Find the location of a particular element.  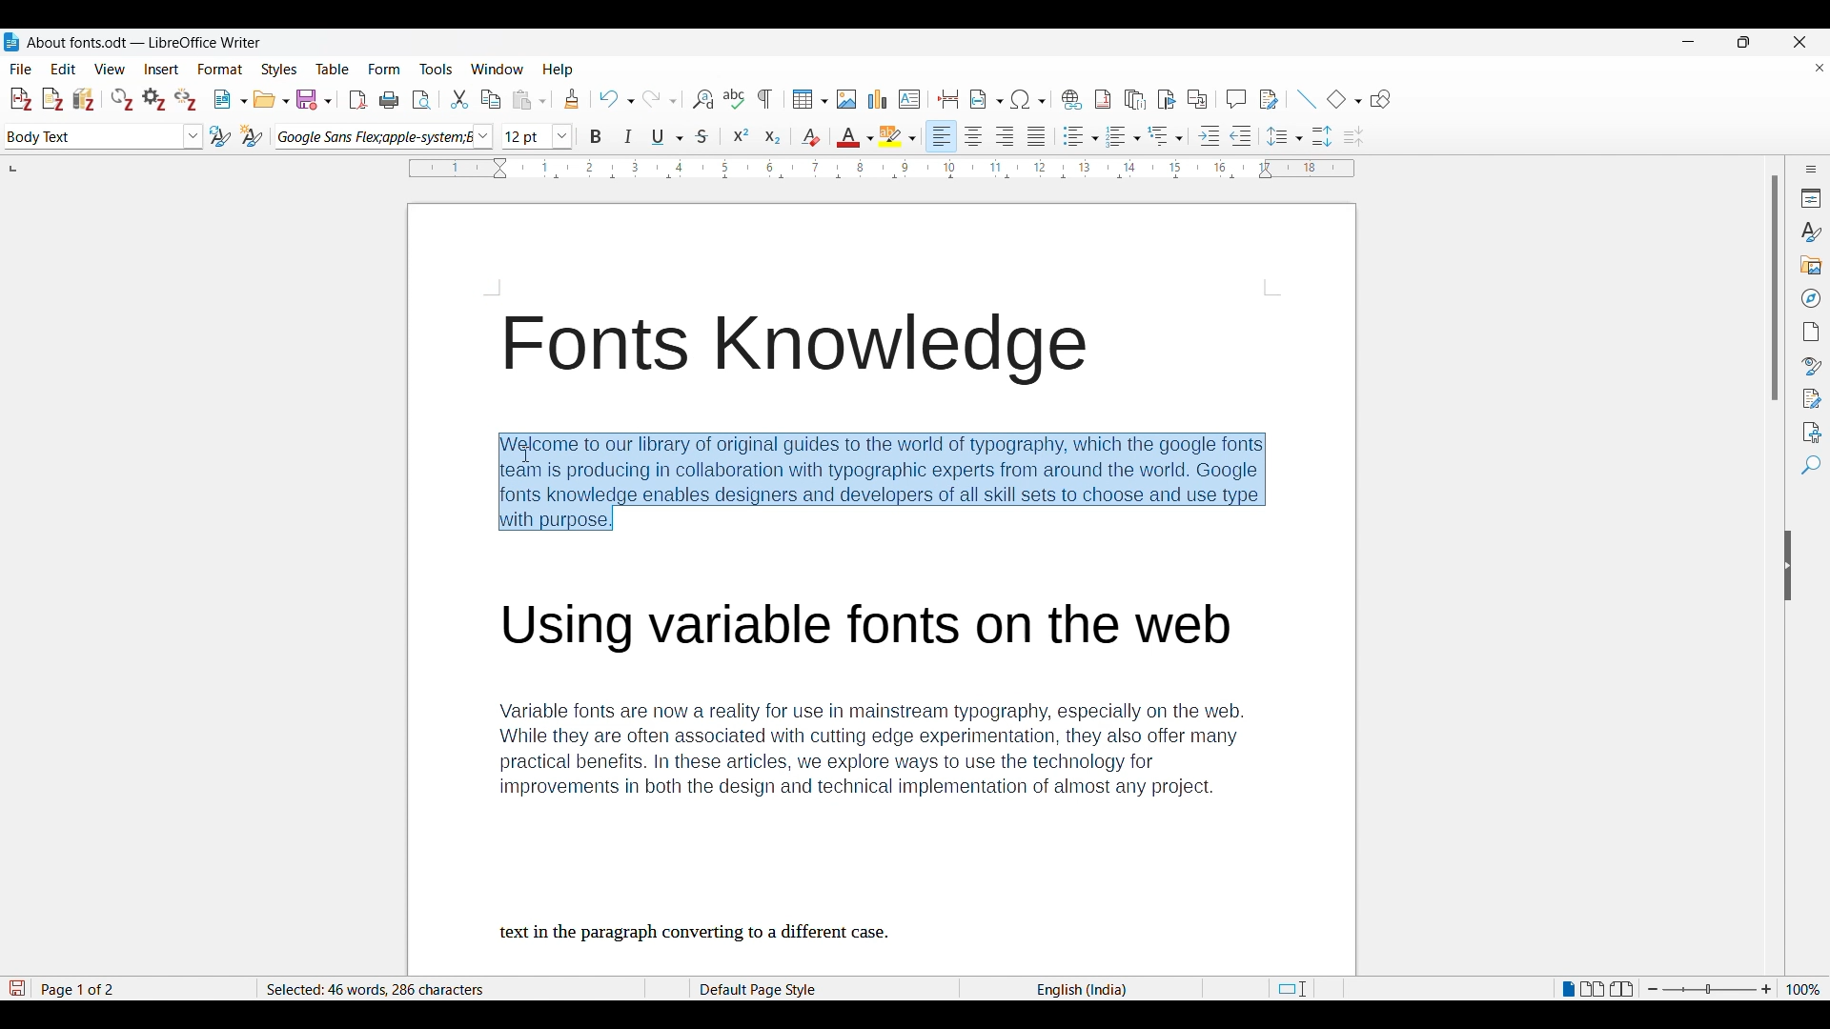

Insert cross-reference is located at coordinates (1197, 99).